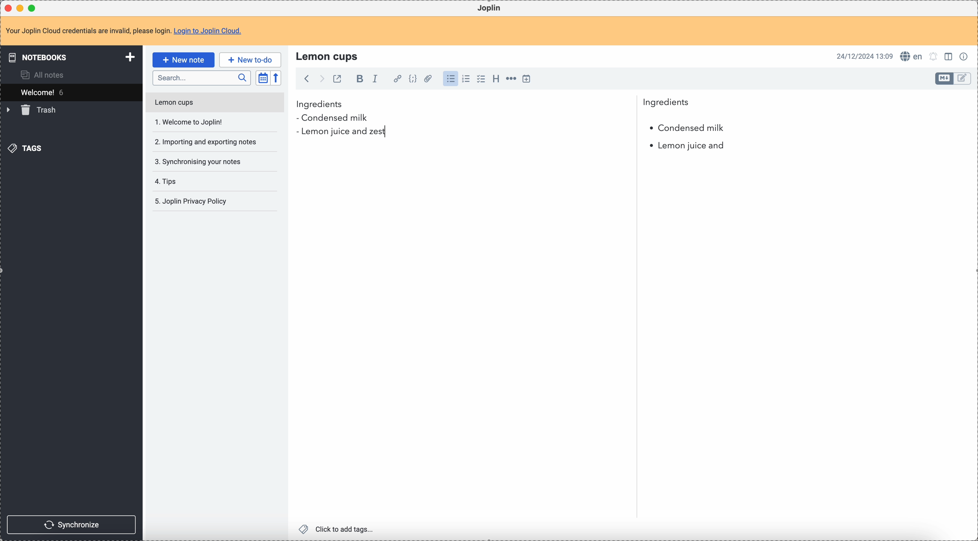 The image size is (978, 541). I want to click on lemon cups, so click(328, 56).